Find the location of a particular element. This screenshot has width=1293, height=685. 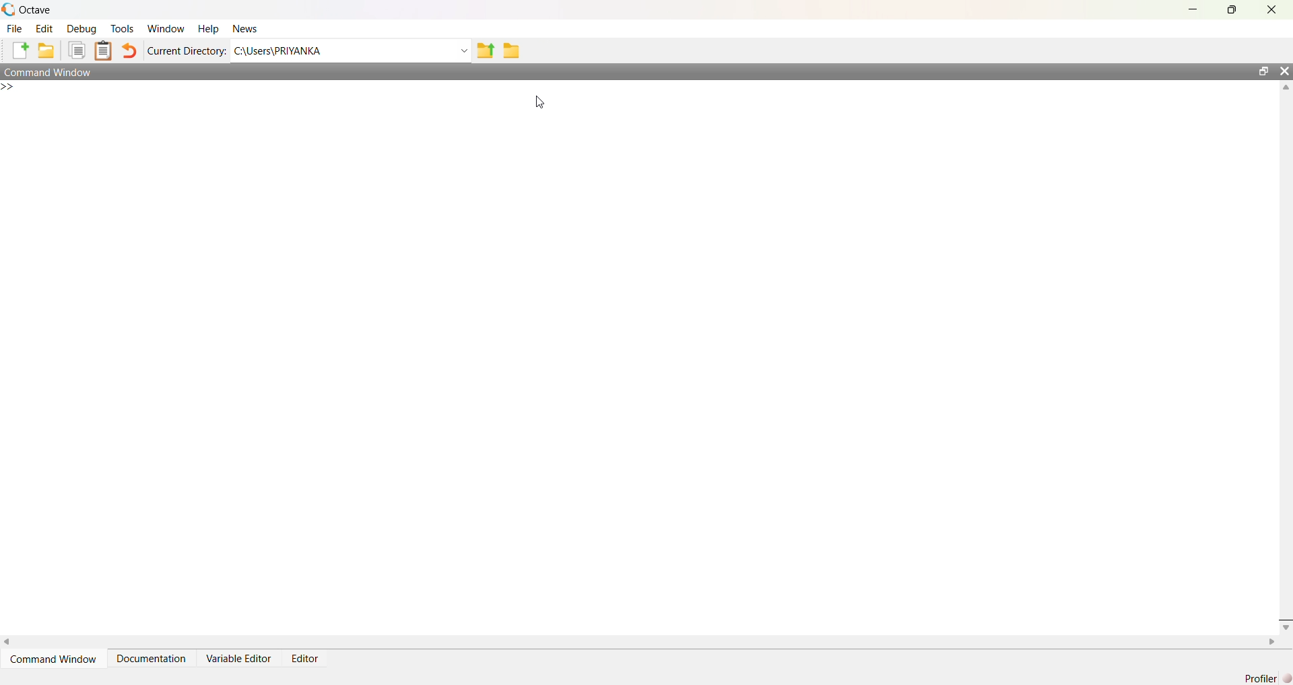

Minimize is located at coordinates (1195, 8).